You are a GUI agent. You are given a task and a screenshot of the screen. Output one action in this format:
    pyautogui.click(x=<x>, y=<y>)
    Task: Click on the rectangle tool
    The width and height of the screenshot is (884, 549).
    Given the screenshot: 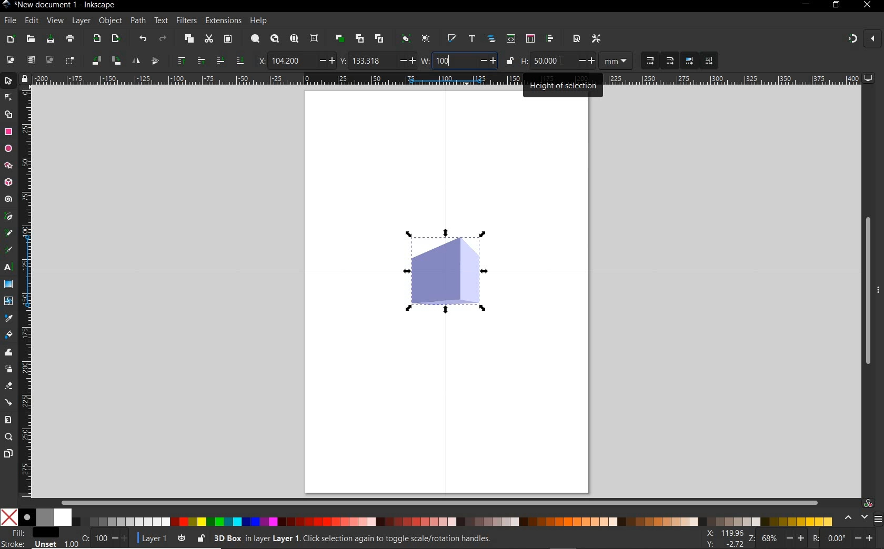 What is the action you would take?
    pyautogui.click(x=8, y=132)
    